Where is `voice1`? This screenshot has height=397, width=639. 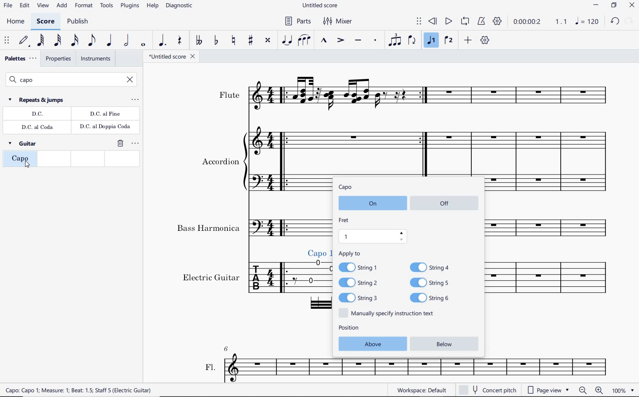
voice1 is located at coordinates (431, 40).